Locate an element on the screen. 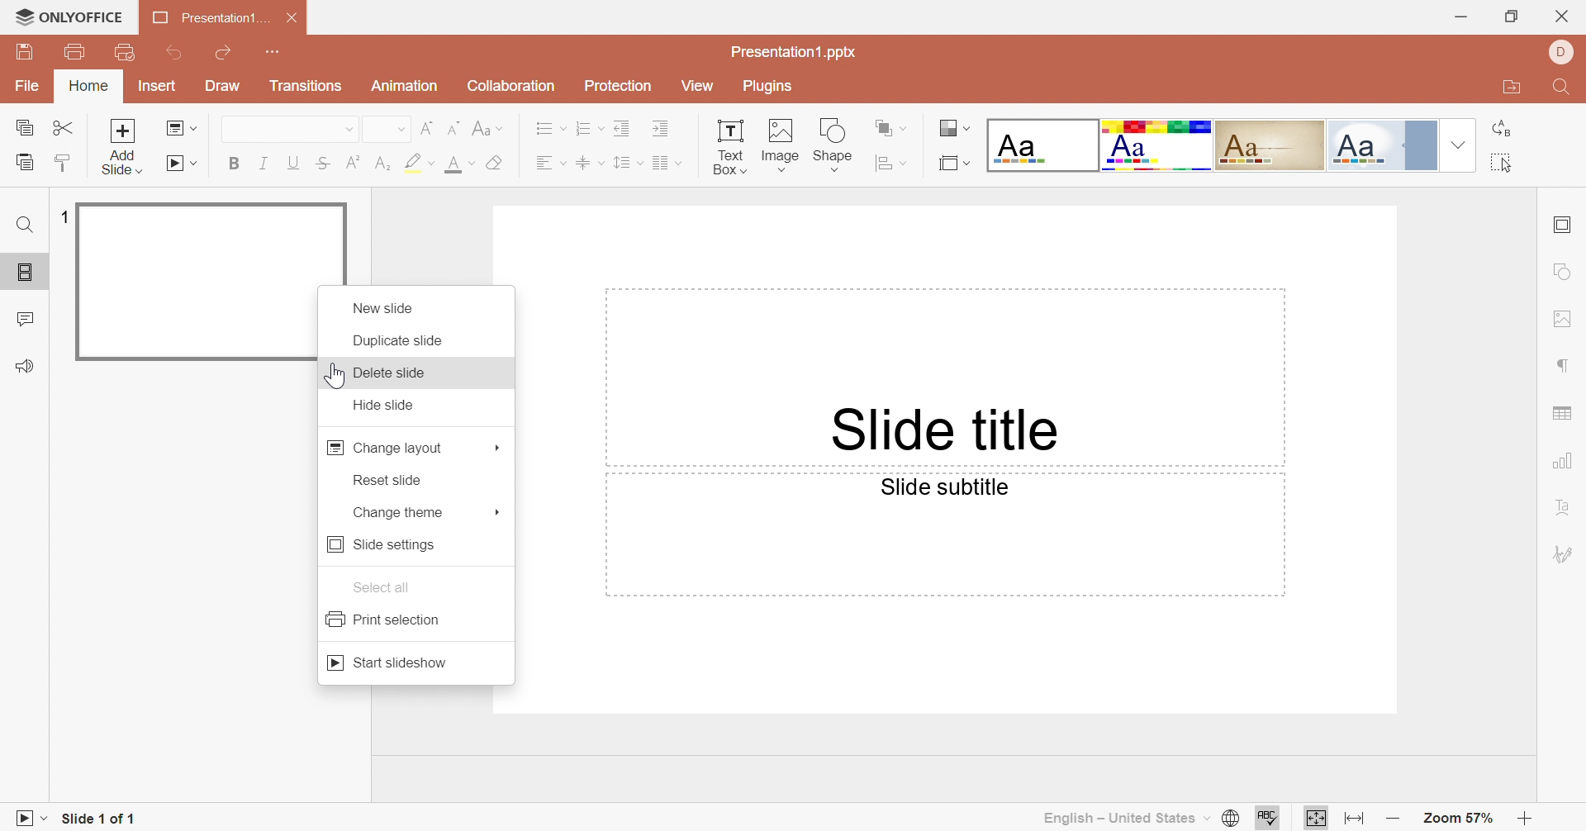 The height and width of the screenshot is (831, 1586). Hide slide is located at coordinates (387, 405).